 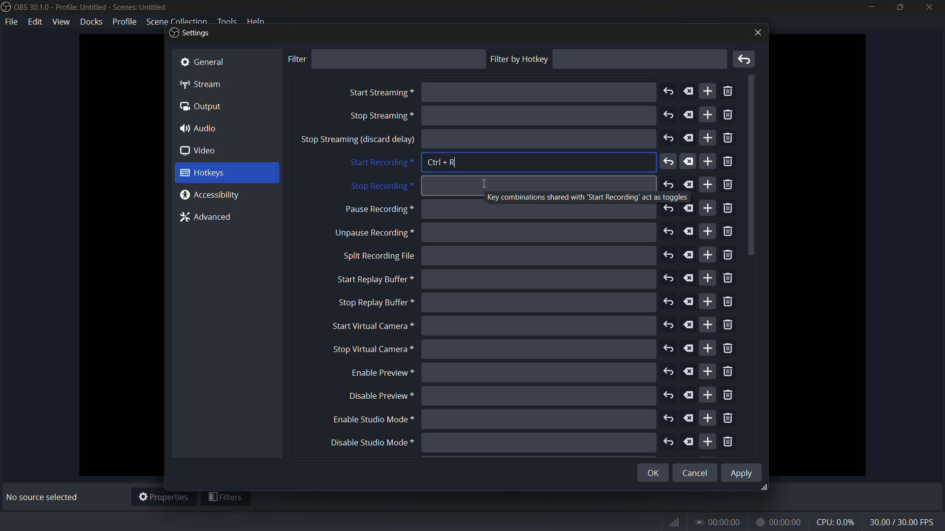 I want to click on delete, so click(x=689, y=185).